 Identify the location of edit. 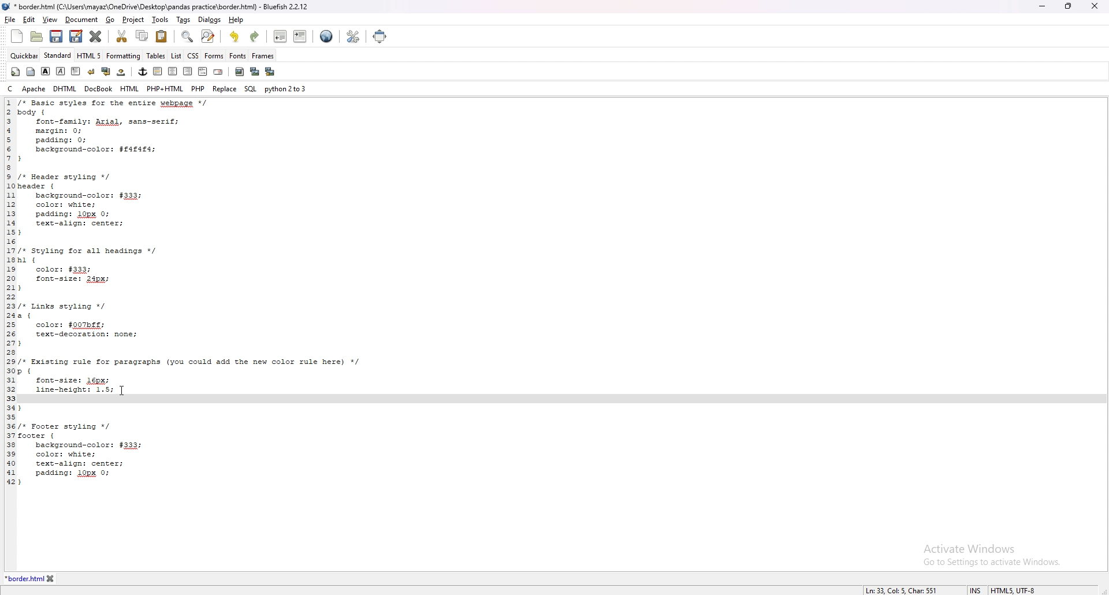
(29, 19).